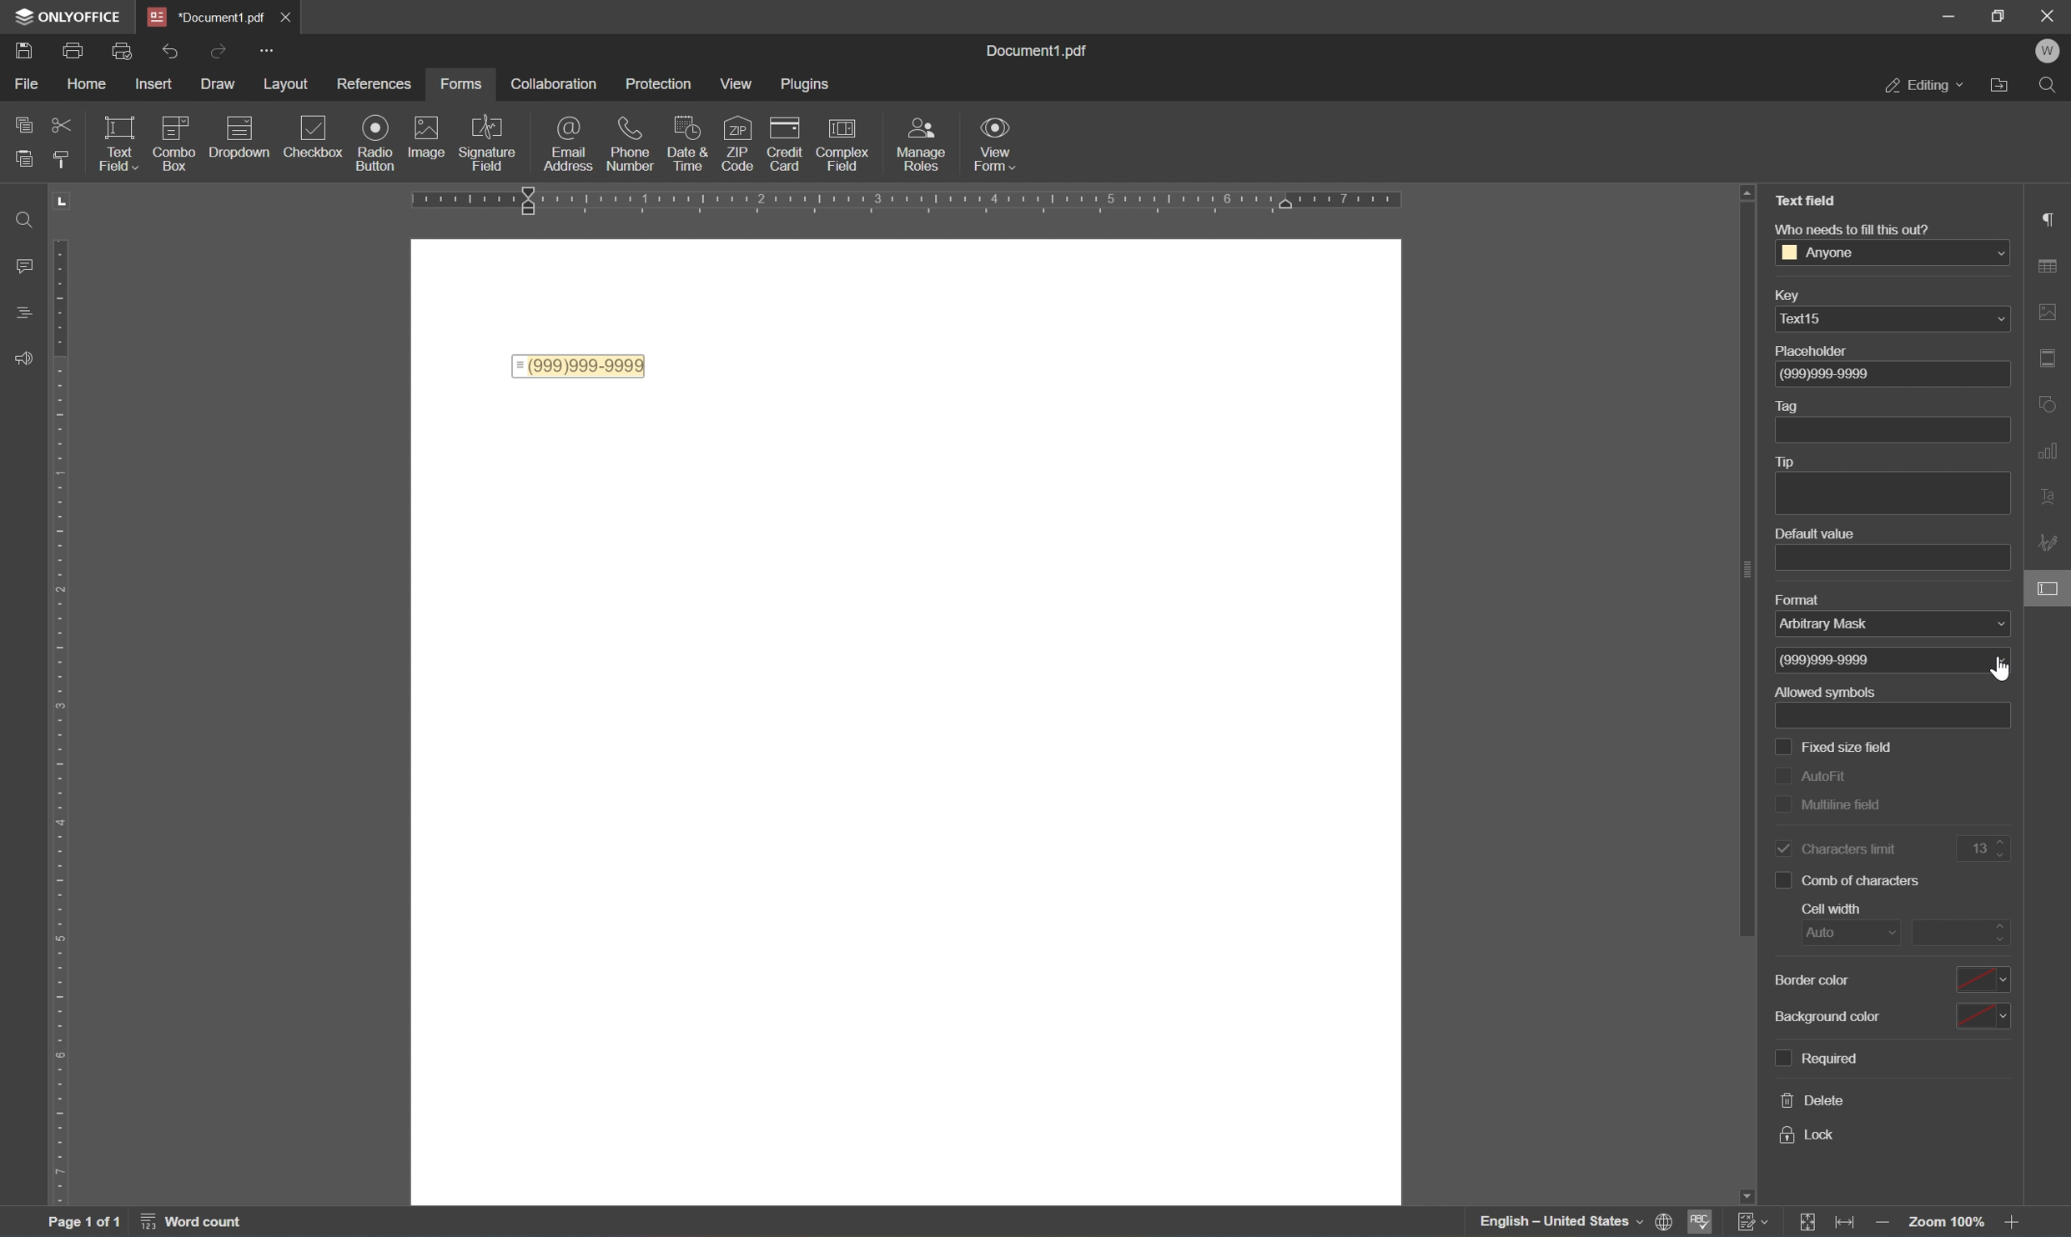 Image resolution: width=2071 pixels, height=1237 pixels. What do you see at coordinates (2049, 14) in the screenshot?
I see `close` at bounding box center [2049, 14].